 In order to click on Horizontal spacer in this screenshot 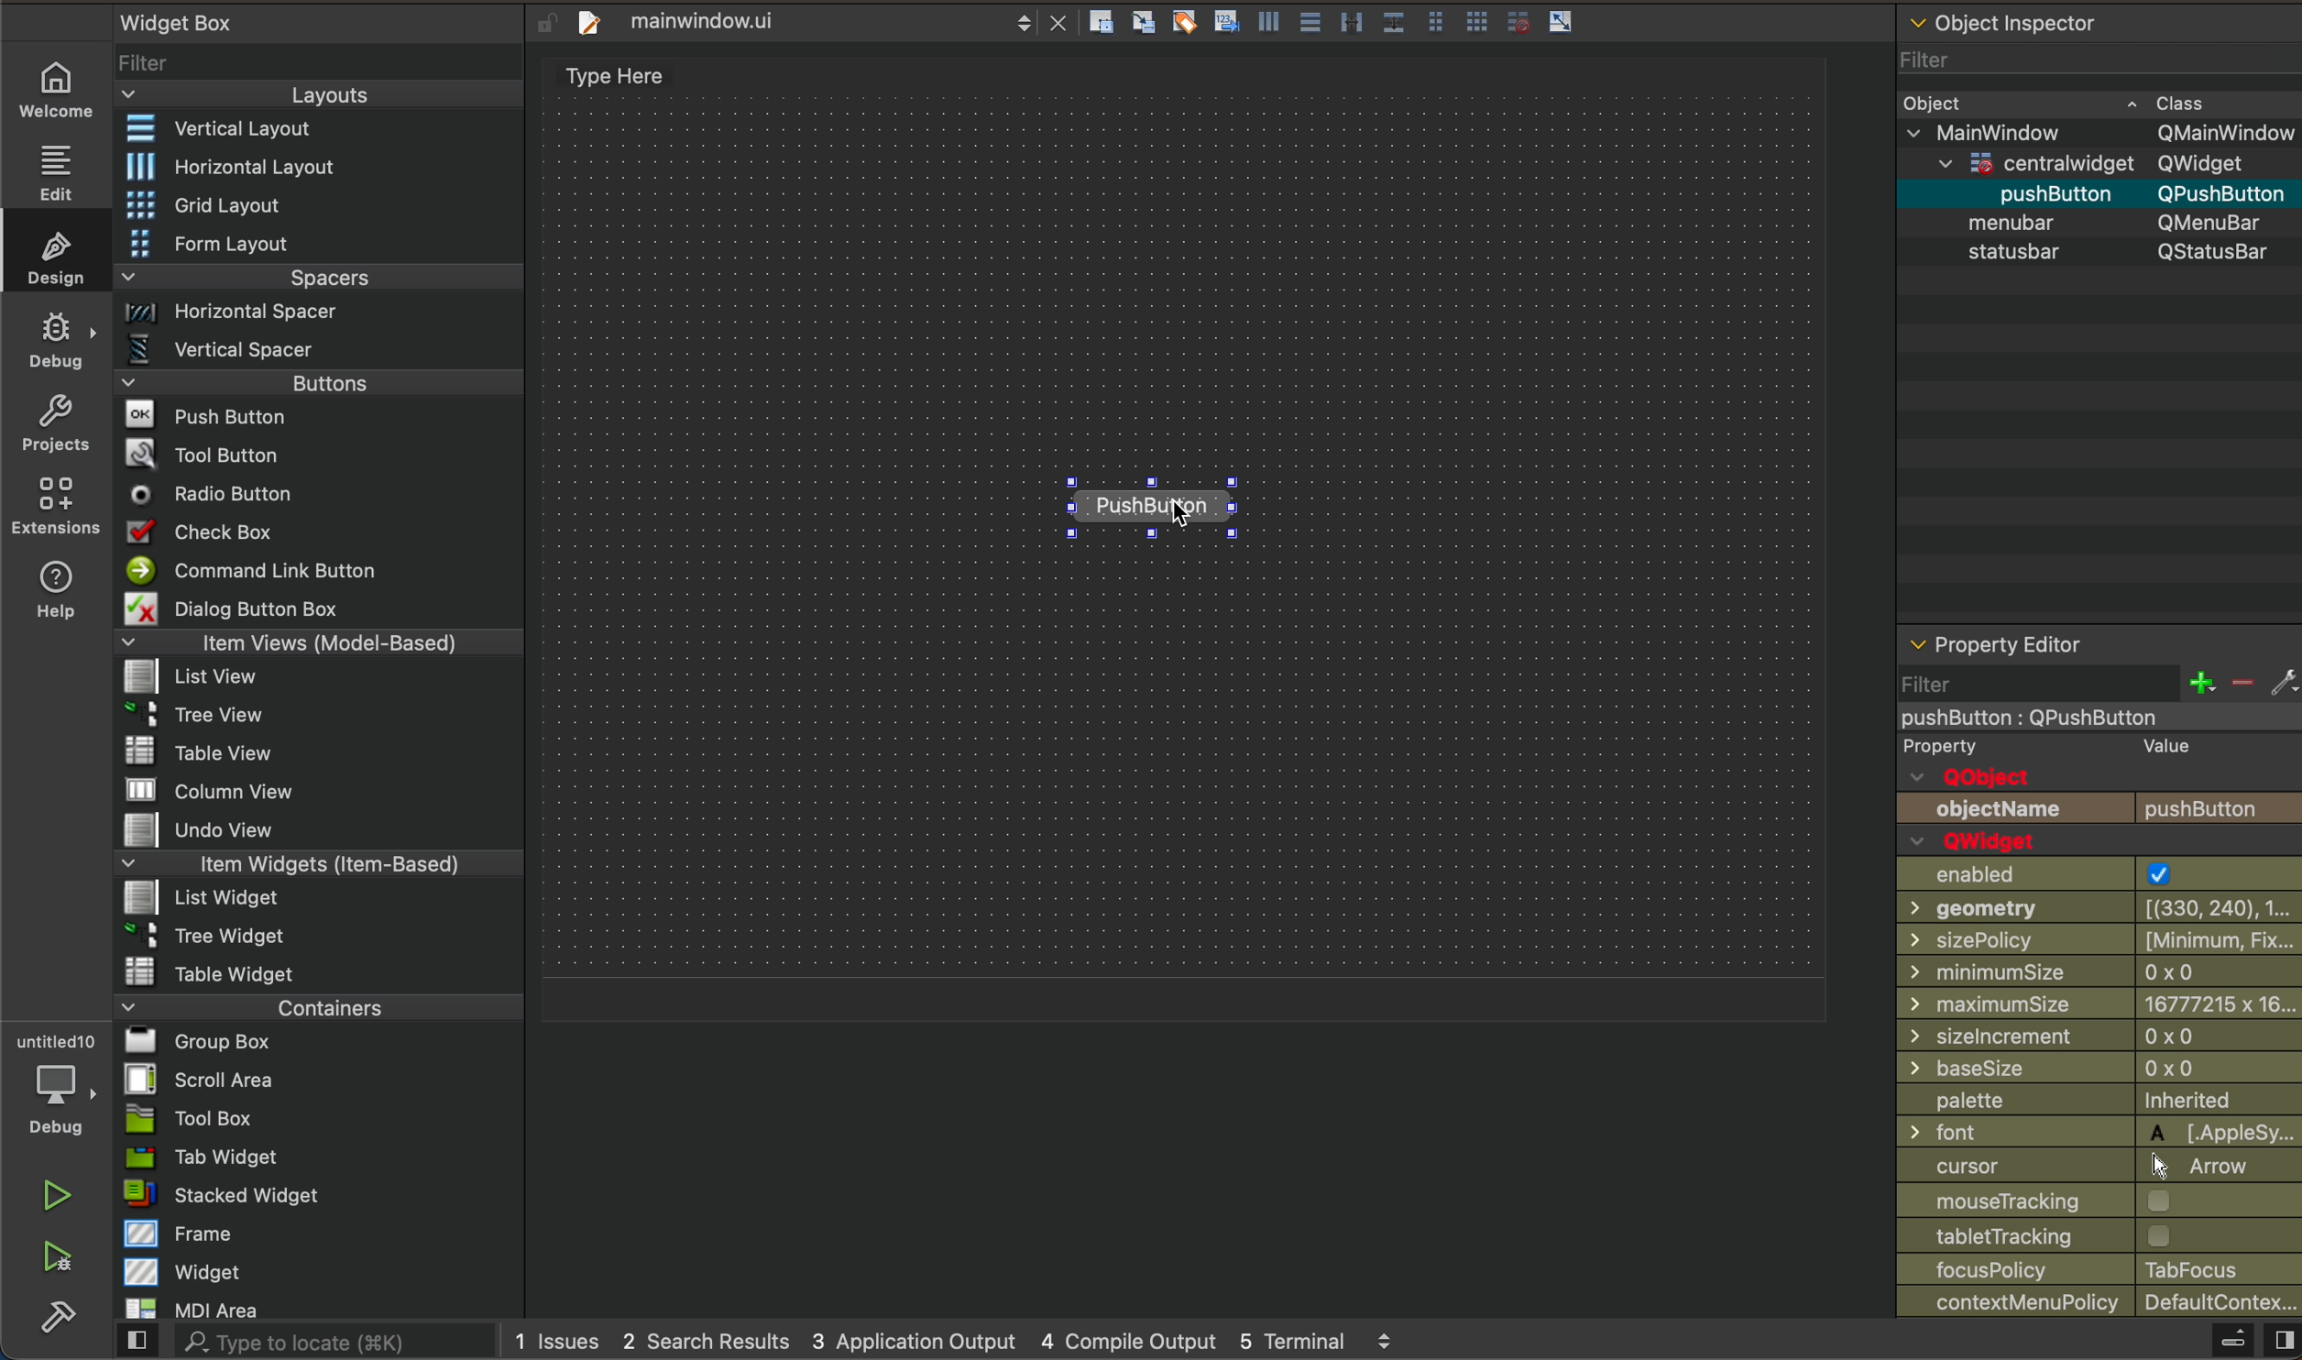, I will do `click(313, 311)`.